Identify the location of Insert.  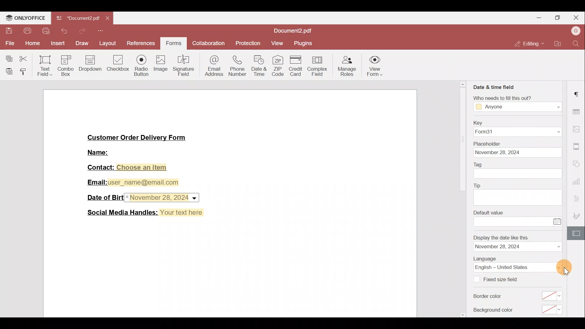
(57, 43).